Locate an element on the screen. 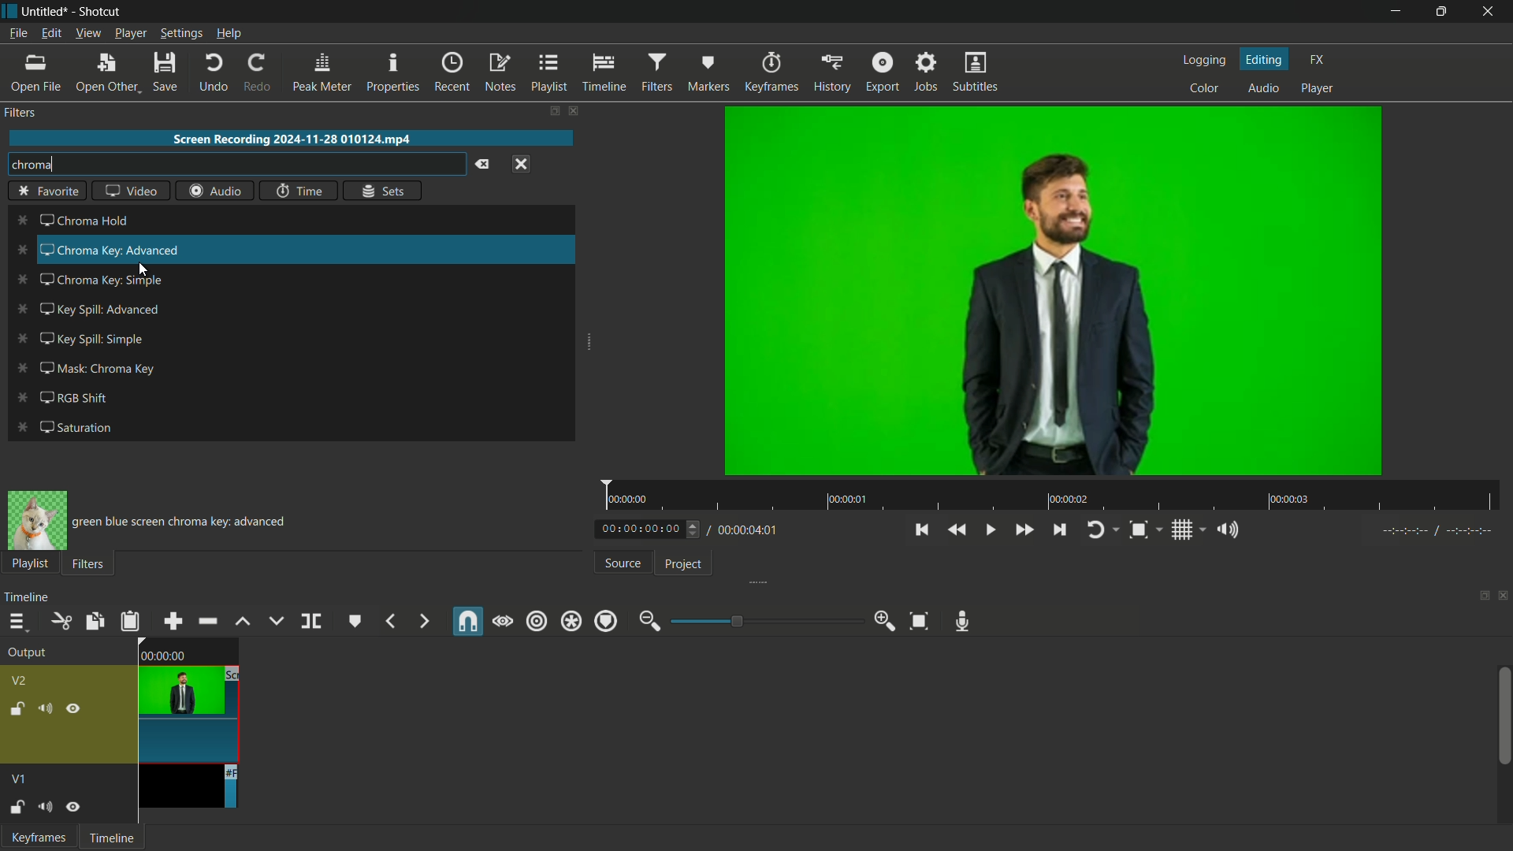  player menu is located at coordinates (130, 33).